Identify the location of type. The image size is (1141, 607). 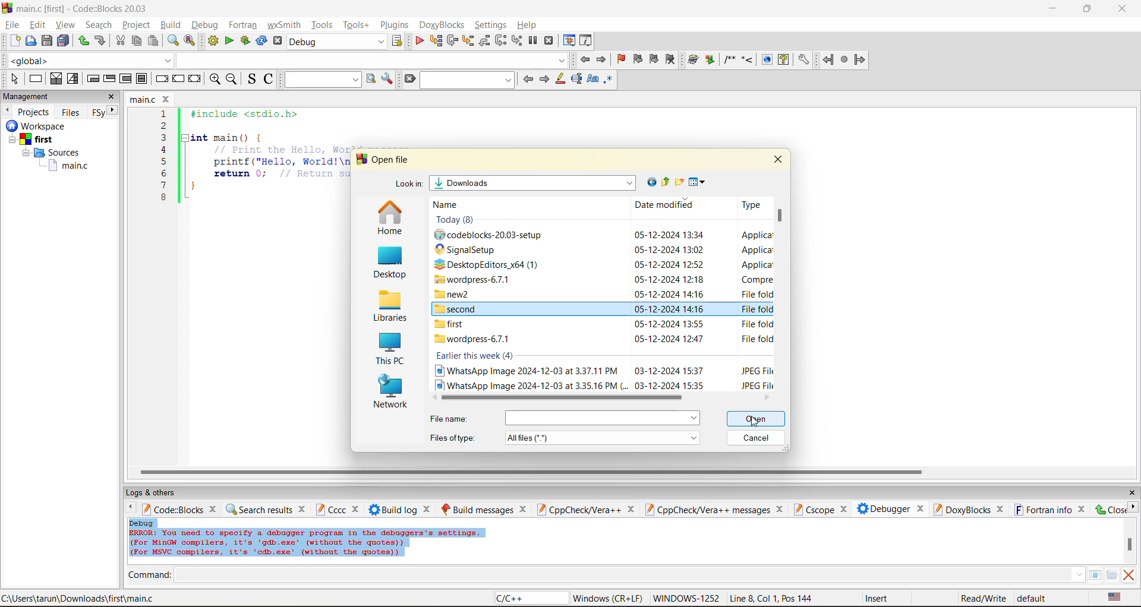
(755, 325).